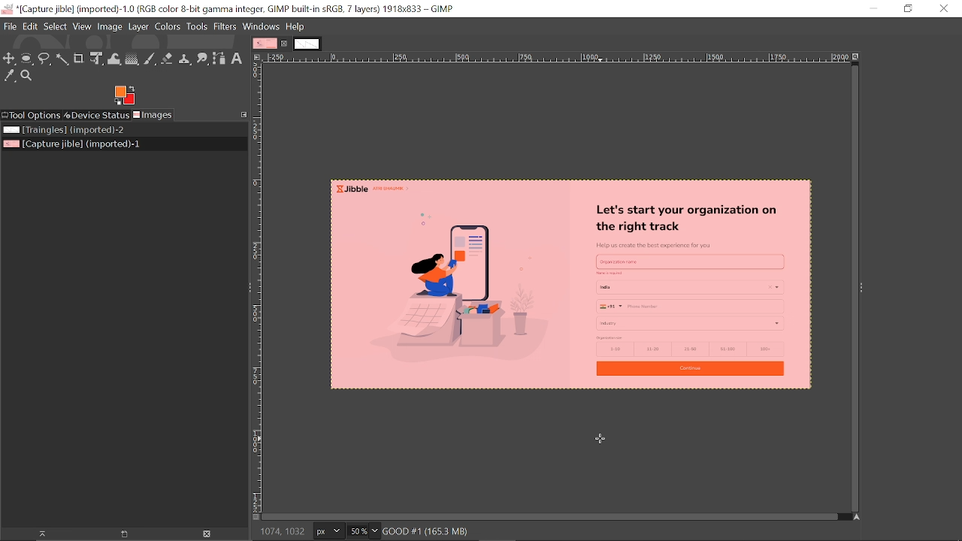 This screenshot has height=541, width=962. What do you see at coordinates (28, 76) in the screenshot?
I see `Zoom tool` at bounding box center [28, 76].